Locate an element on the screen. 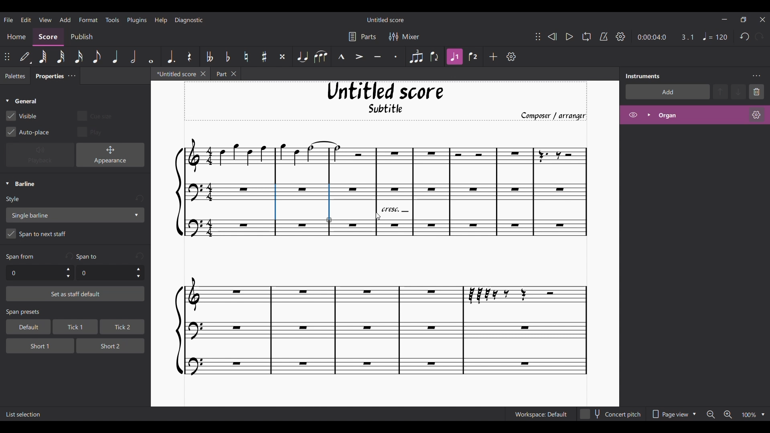  Increase/Decrease Span from is located at coordinates (69, 273).